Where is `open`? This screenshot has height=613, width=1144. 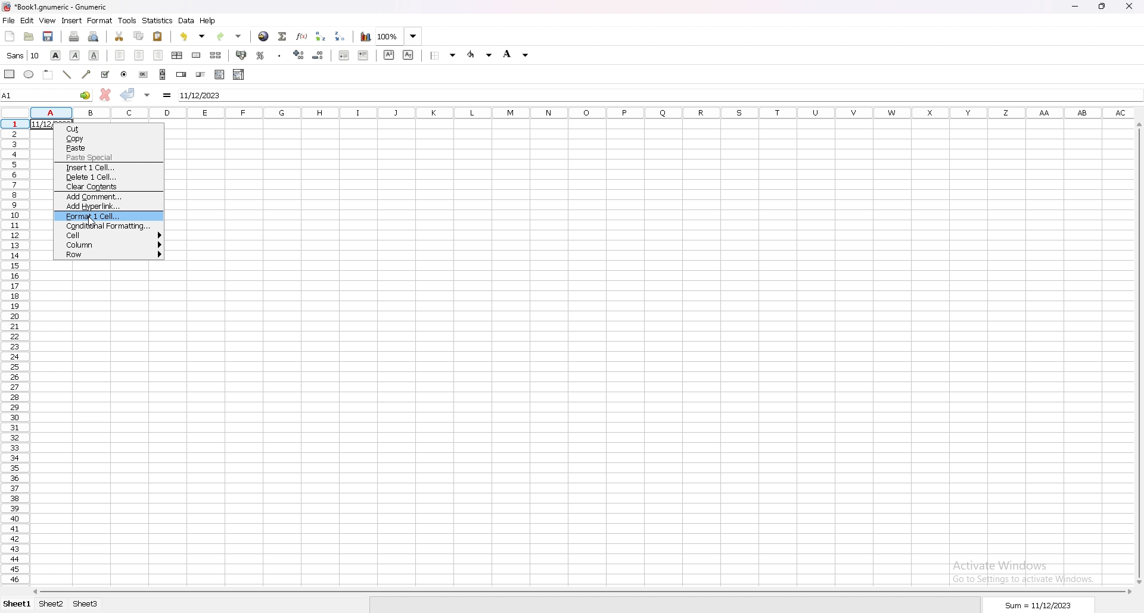
open is located at coordinates (29, 36).